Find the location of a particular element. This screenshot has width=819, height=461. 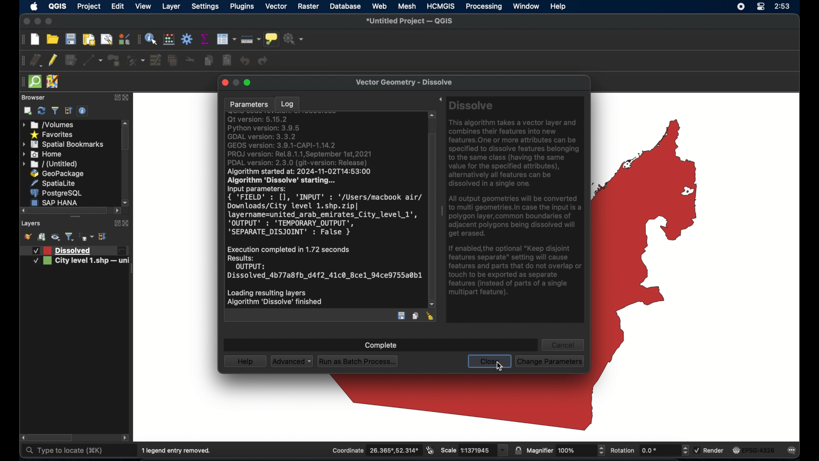

current edits is located at coordinates (36, 60).